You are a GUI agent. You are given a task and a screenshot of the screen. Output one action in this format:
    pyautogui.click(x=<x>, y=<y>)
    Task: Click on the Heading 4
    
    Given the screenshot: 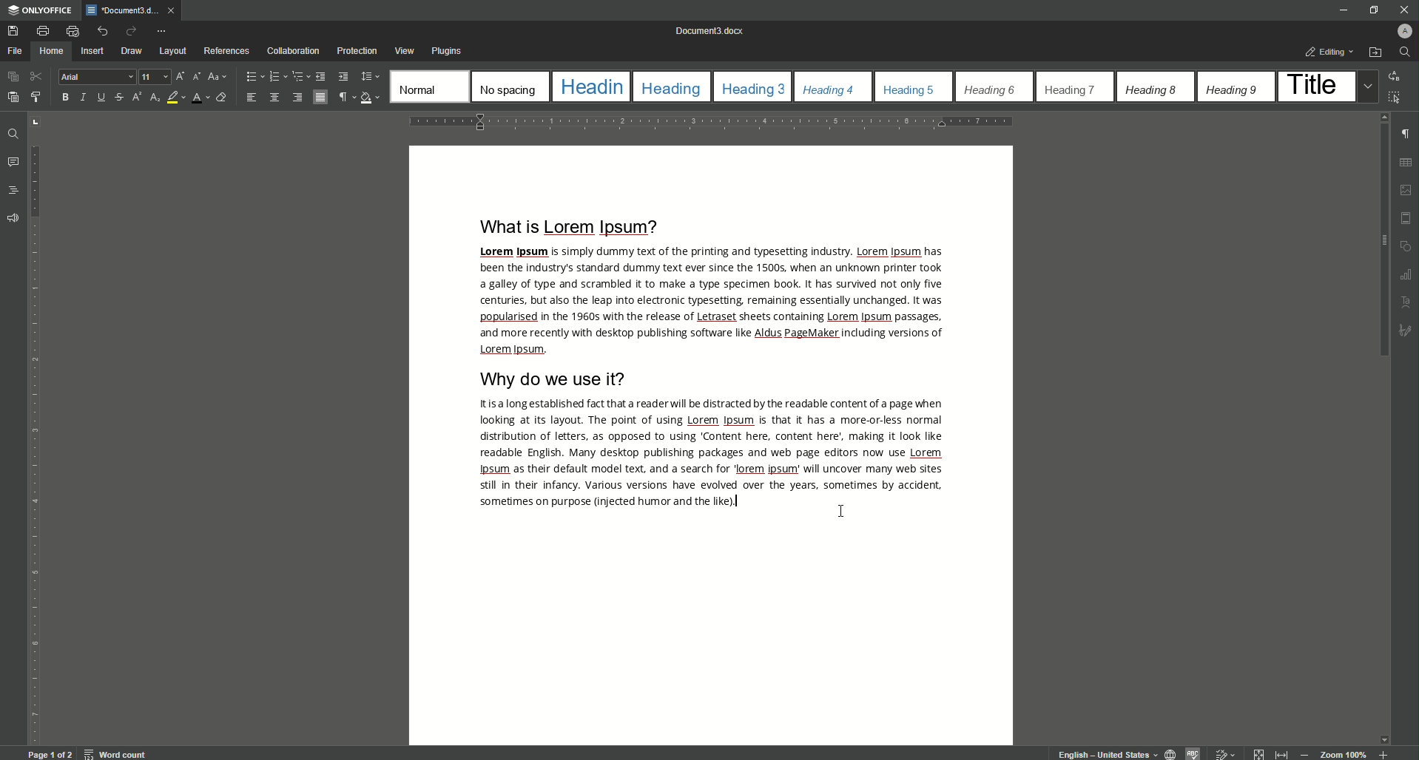 What is the action you would take?
    pyautogui.click(x=829, y=88)
    